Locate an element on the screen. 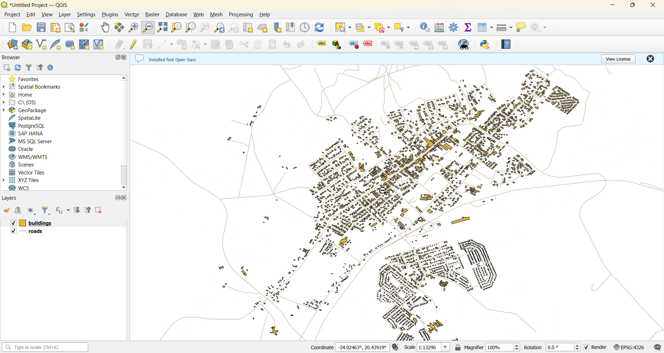 Image resolution: width=664 pixels, height=353 pixels. render is located at coordinates (595, 347).